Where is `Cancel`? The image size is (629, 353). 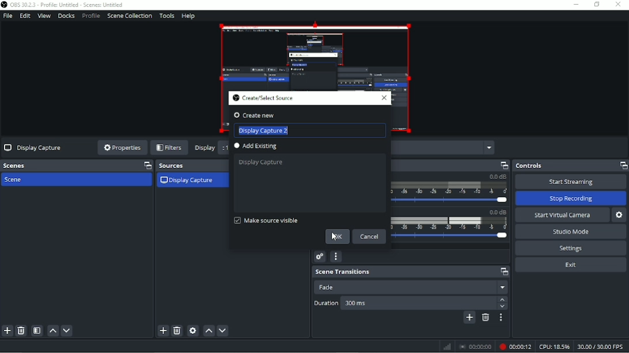
Cancel is located at coordinates (371, 237).